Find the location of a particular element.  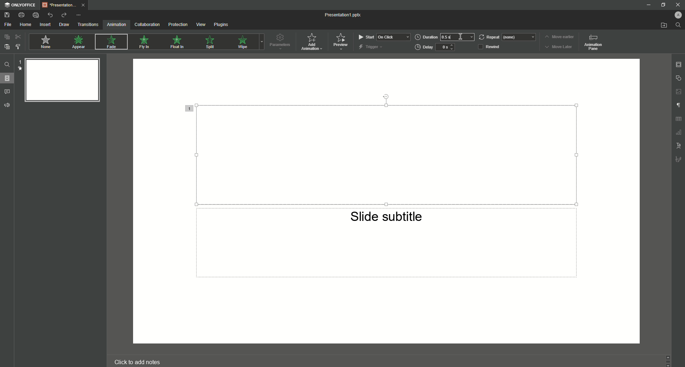

Slides is located at coordinates (7, 78).